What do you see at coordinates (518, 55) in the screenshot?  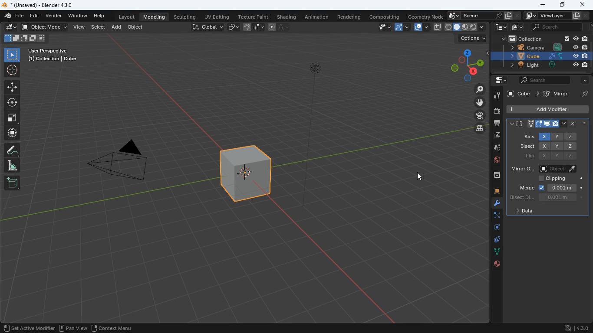 I see `cube` at bounding box center [518, 55].